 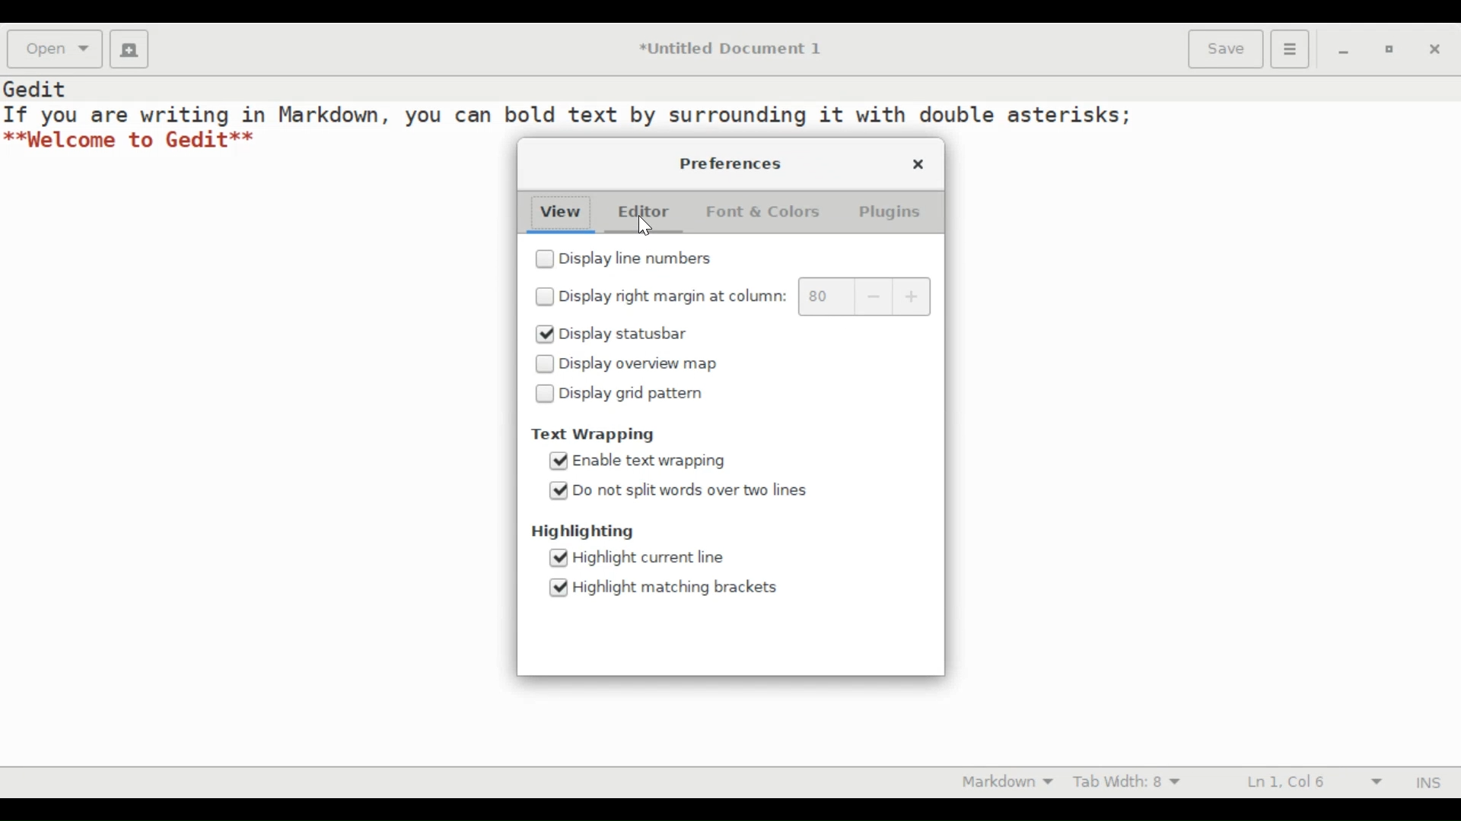 What do you see at coordinates (888, 212) in the screenshot?
I see `Plugins` at bounding box center [888, 212].